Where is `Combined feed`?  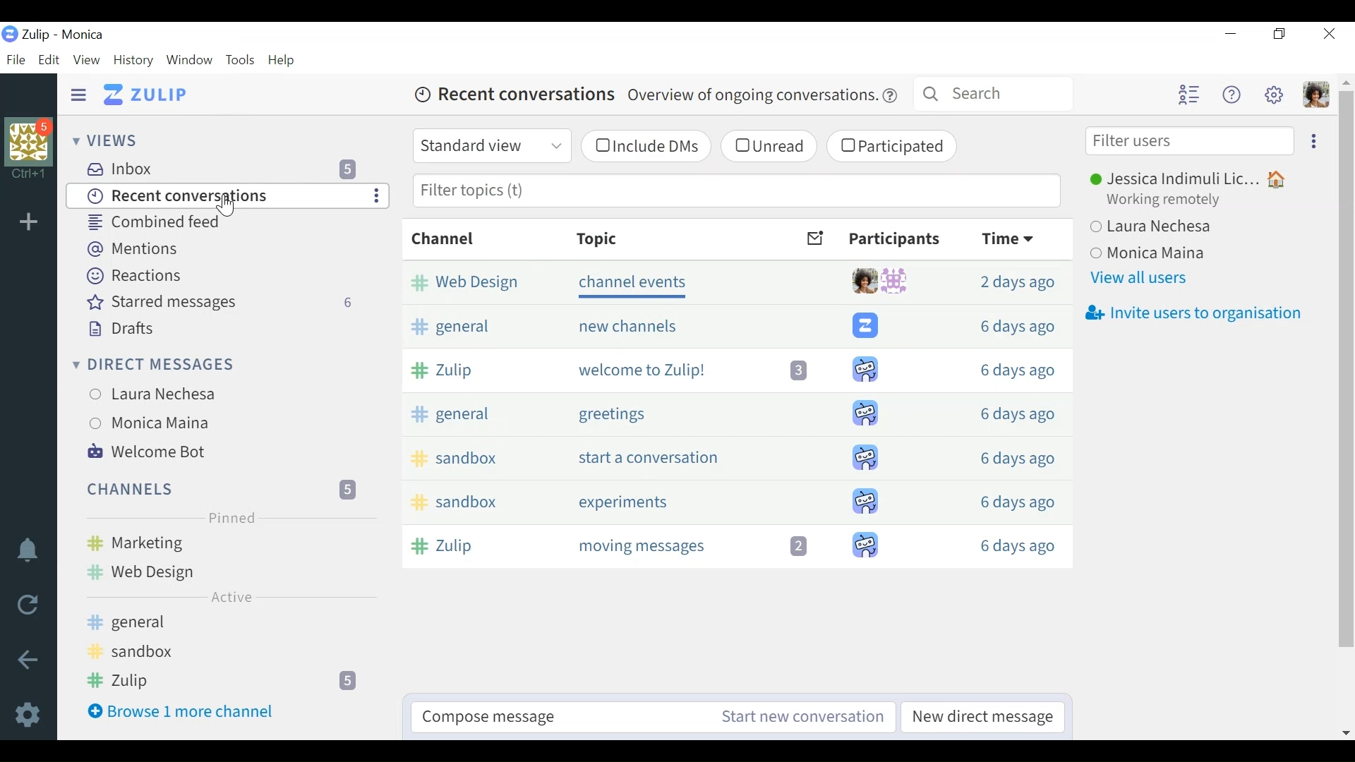
Combined feed is located at coordinates (191, 223).